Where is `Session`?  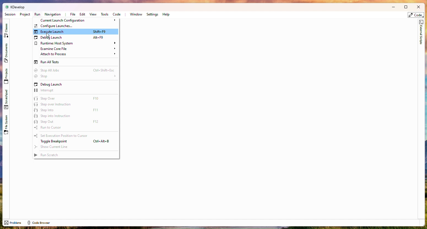
Session is located at coordinates (10, 14).